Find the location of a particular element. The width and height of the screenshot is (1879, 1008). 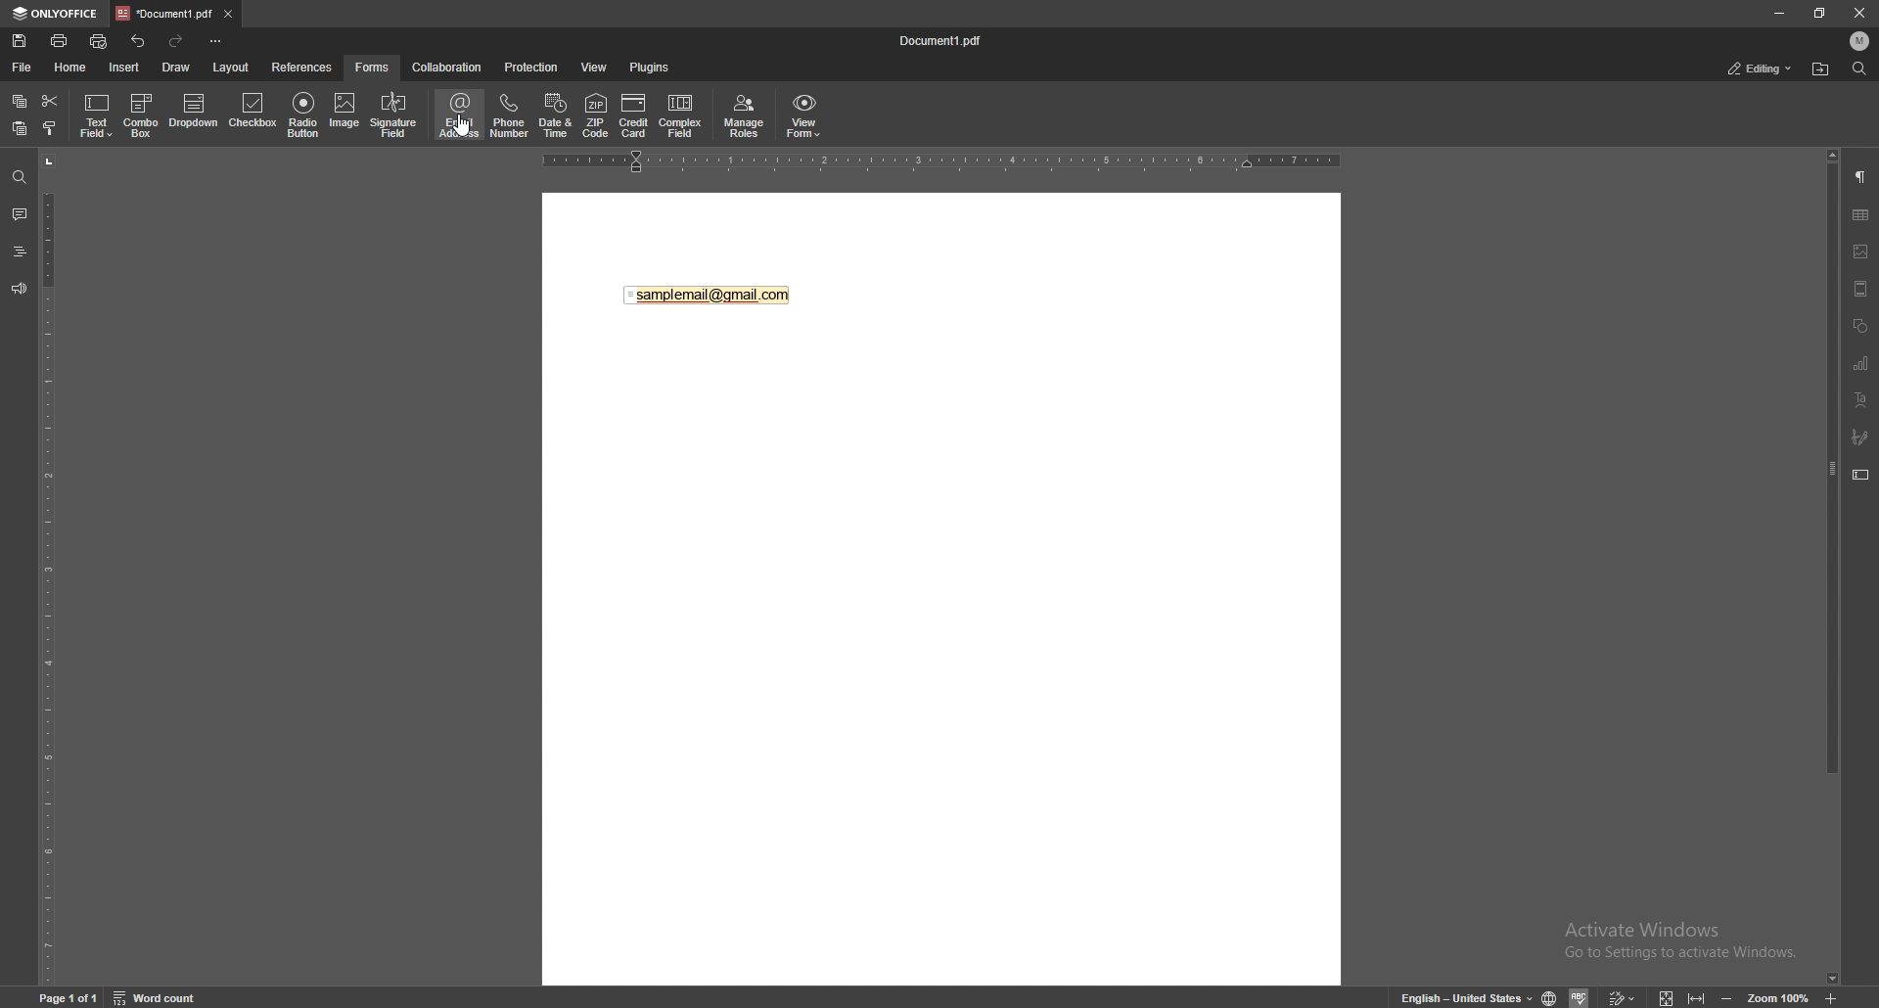

vertical scale is located at coordinates (48, 568).